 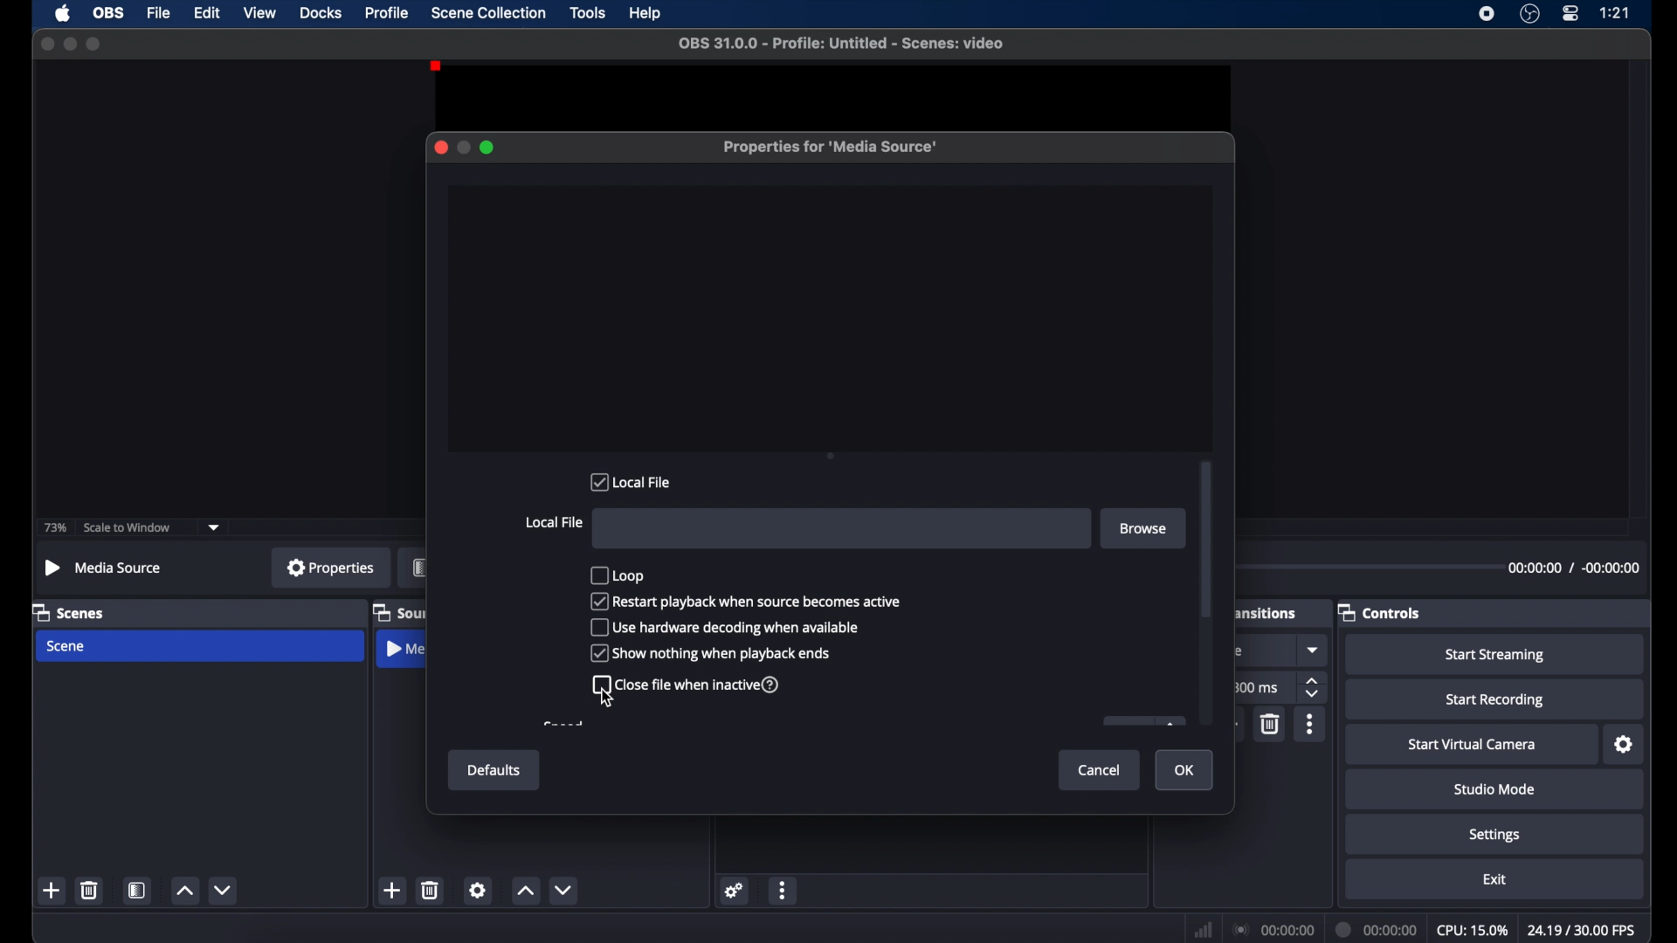 What do you see at coordinates (161, 13) in the screenshot?
I see `file` at bounding box center [161, 13].